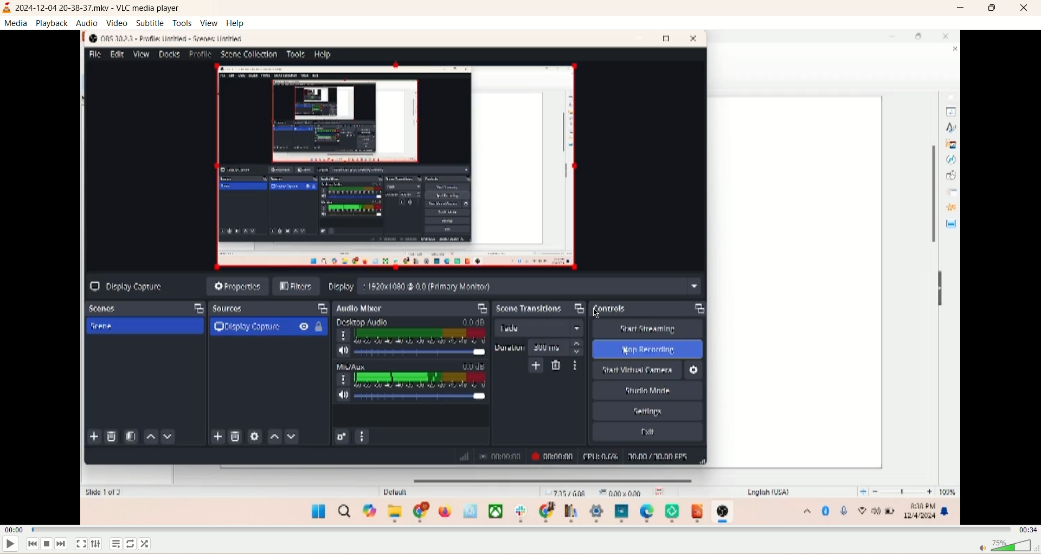 The image size is (1041, 554). What do you see at coordinates (17, 24) in the screenshot?
I see `media` at bounding box center [17, 24].